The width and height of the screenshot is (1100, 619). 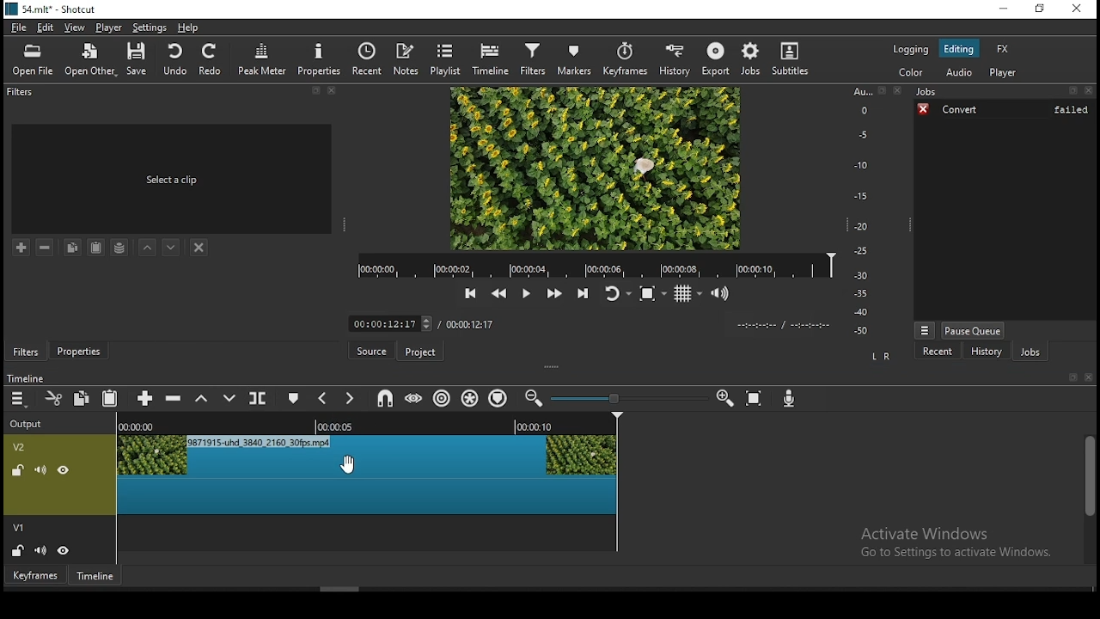 What do you see at coordinates (714, 58) in the screenshot?
I see `export` at bounding box center [714, 58].